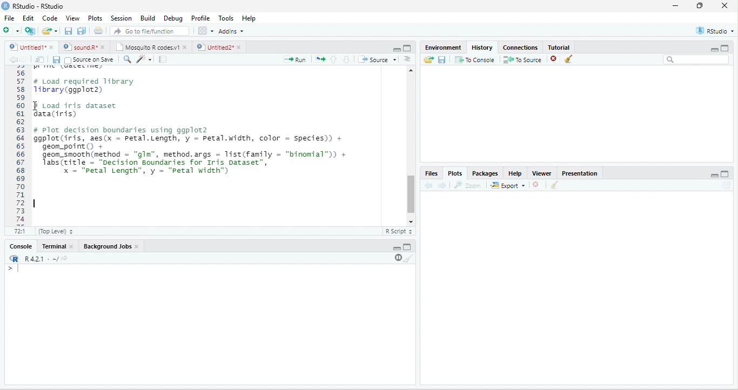 The height and width of the screenshot is (390, 738). Describe the element at coordinates (535, 185) in the screenshot. I see `close` at that location.